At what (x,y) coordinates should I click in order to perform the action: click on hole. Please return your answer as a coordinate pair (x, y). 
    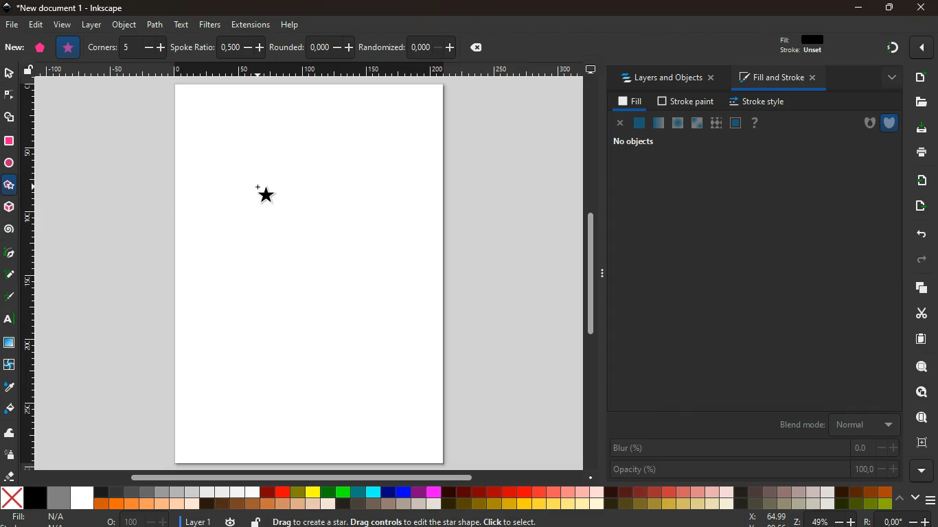
    Looking at the image, I should click on (865, 124).